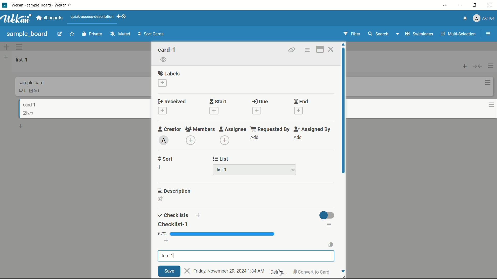  I want to click on delete, so click(279, 272).